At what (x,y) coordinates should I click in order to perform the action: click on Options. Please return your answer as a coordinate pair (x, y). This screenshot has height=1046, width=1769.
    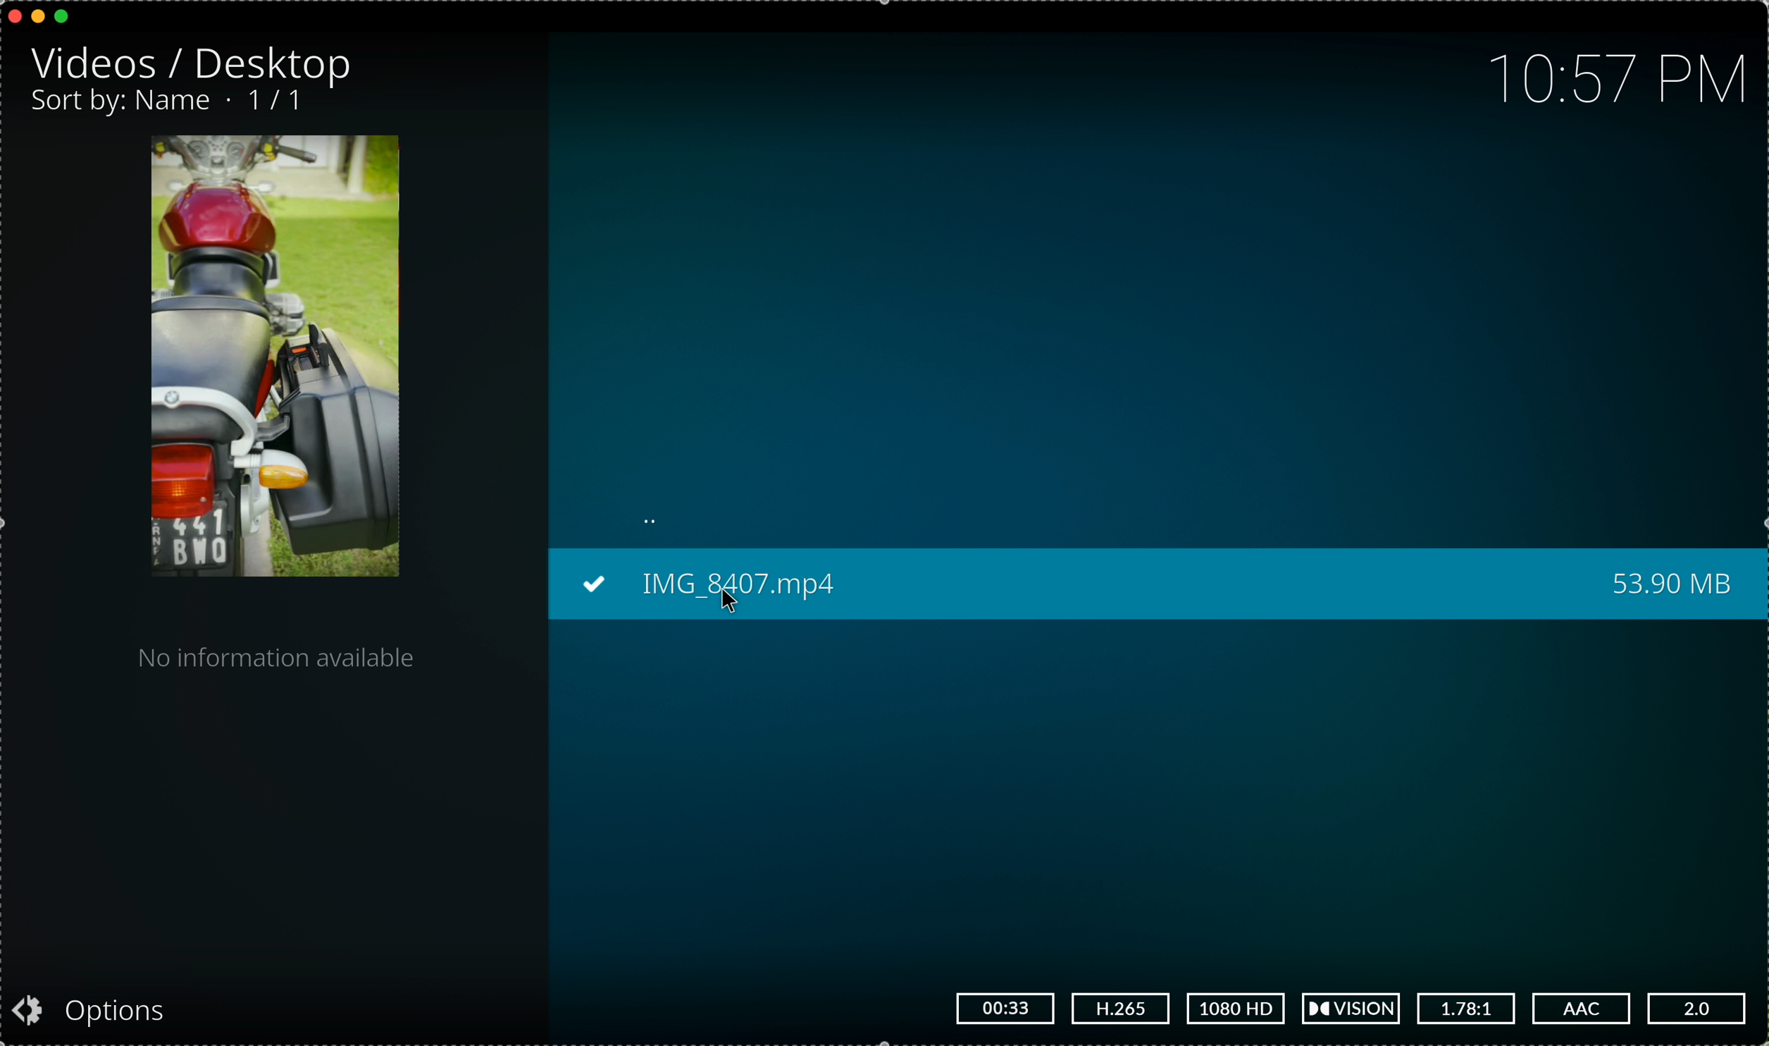
    Looking at the image, I should click on (106, 1005).